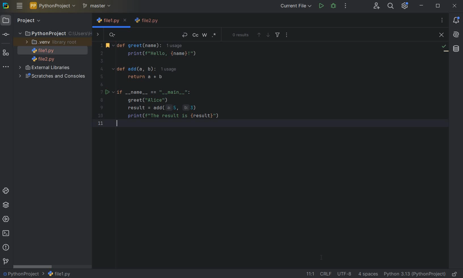 The width and height of the screenshot is (463, 278). Describe the element at coordinates (23, 274) in the screenshot. I see `PROJECT NAME` at that location.